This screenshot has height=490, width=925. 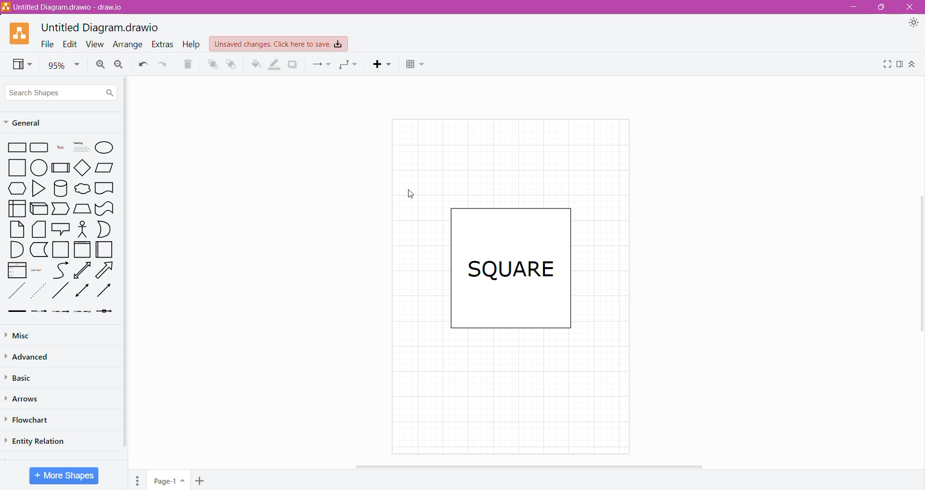 What do you see at coordinates (106, 313) in the screenshot?
I see `Arrow with a Box ` at bounding box center [106, 313].